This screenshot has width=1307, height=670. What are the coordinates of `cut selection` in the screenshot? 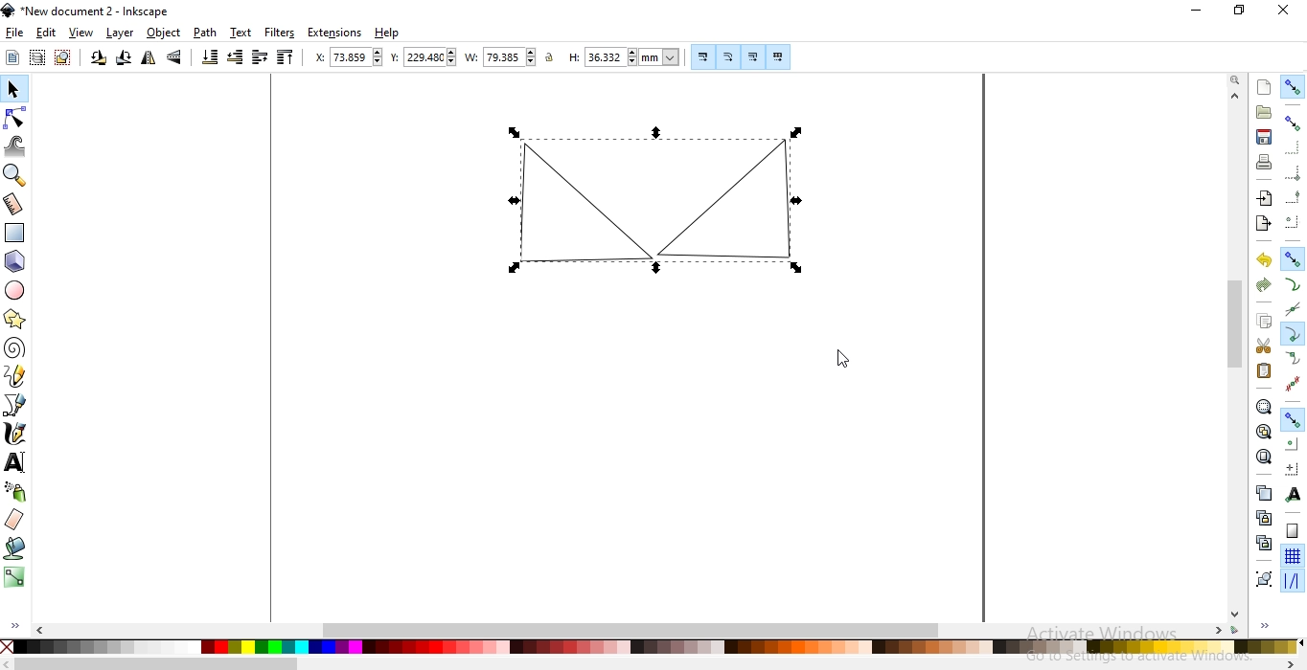 It's located at (1259, 346).